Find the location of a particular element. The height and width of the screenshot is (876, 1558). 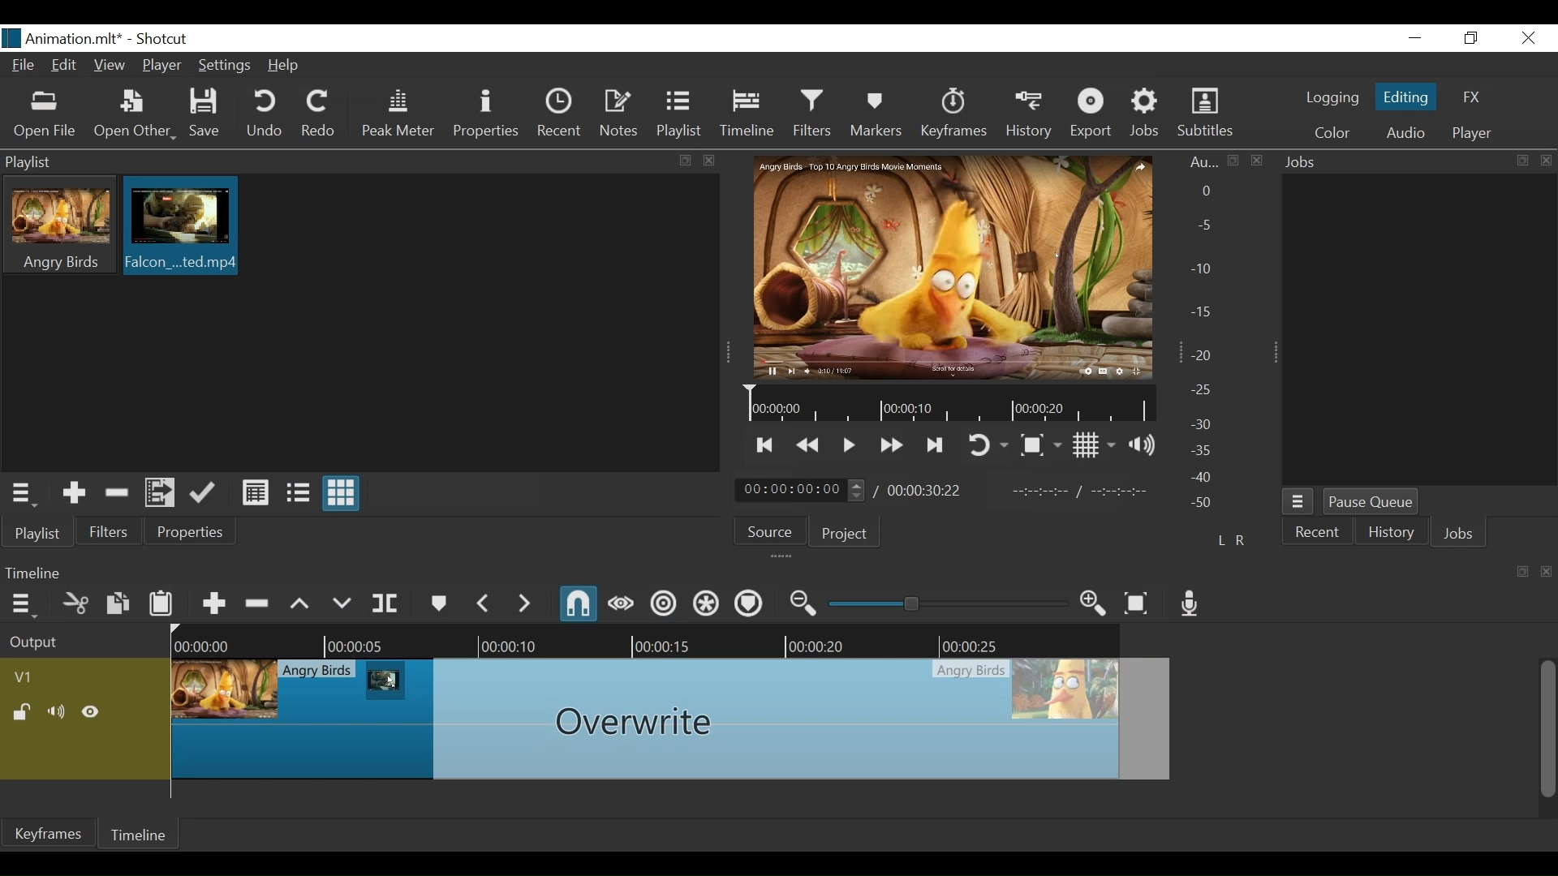

Open Other is located at coordinates (134, 116).